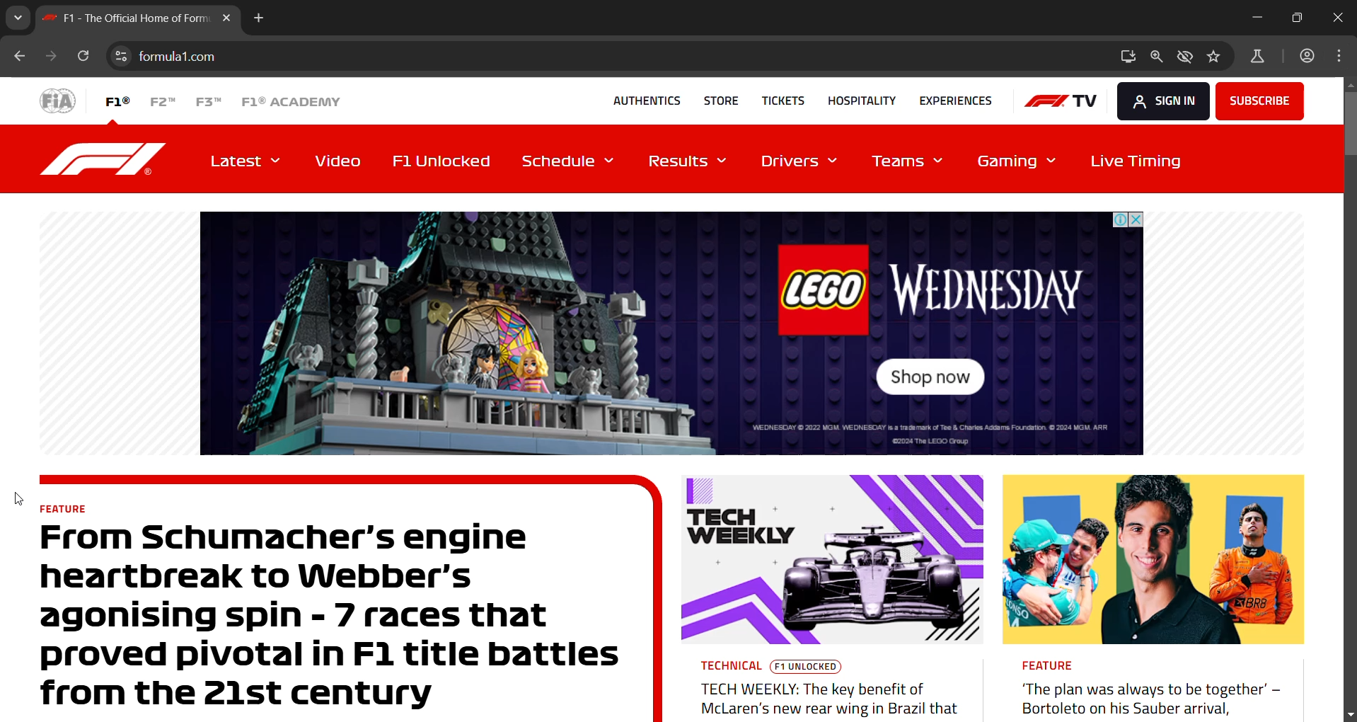 This screenshot has height=722, width=1357. Describe the element at coordinates (350, 597) in the screenshot. I see `News : feature -From Schumacher’s engineheartbreak to Webber'sagonising spin - 7 races thatproved pivotal in Fl title battlesfrom the 21st century` at that location.